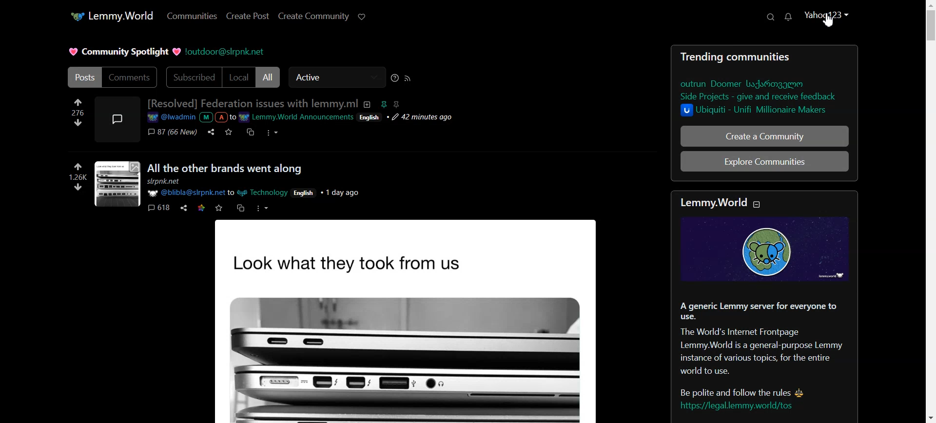  What do you see at coordinates (408, 118) in the screenshot?
I see `English 42 minutes ago` at bounding box center [408, 118].